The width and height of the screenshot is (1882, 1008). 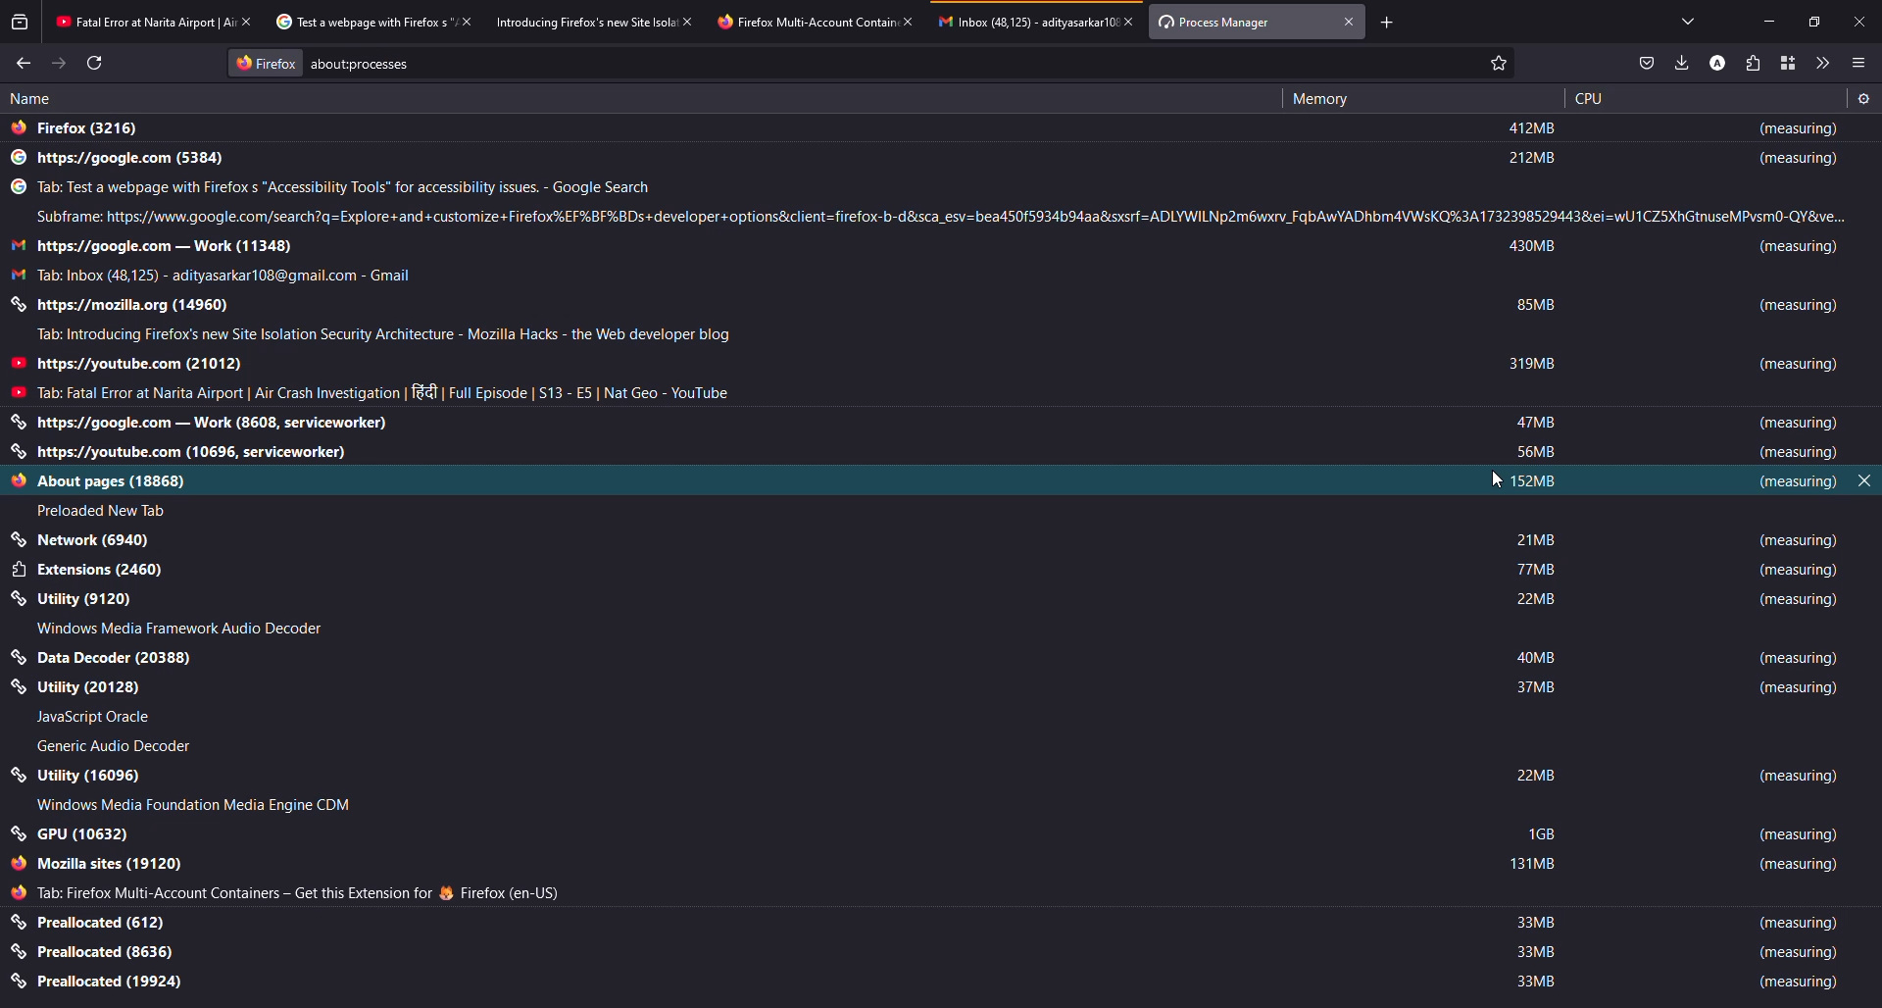 What do you see at coordinates (1349, 21) in the screenshot?
I see `close` at bounding box center [1349, 21].